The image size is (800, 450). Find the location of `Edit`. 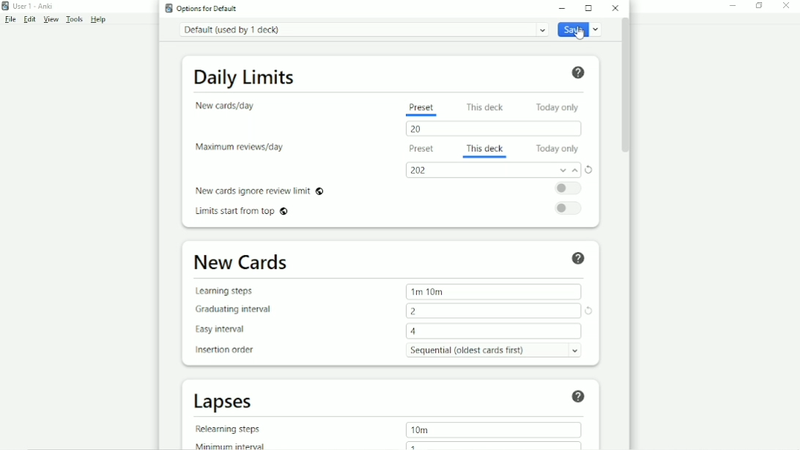

Edit is located at coordinates (29, 18).